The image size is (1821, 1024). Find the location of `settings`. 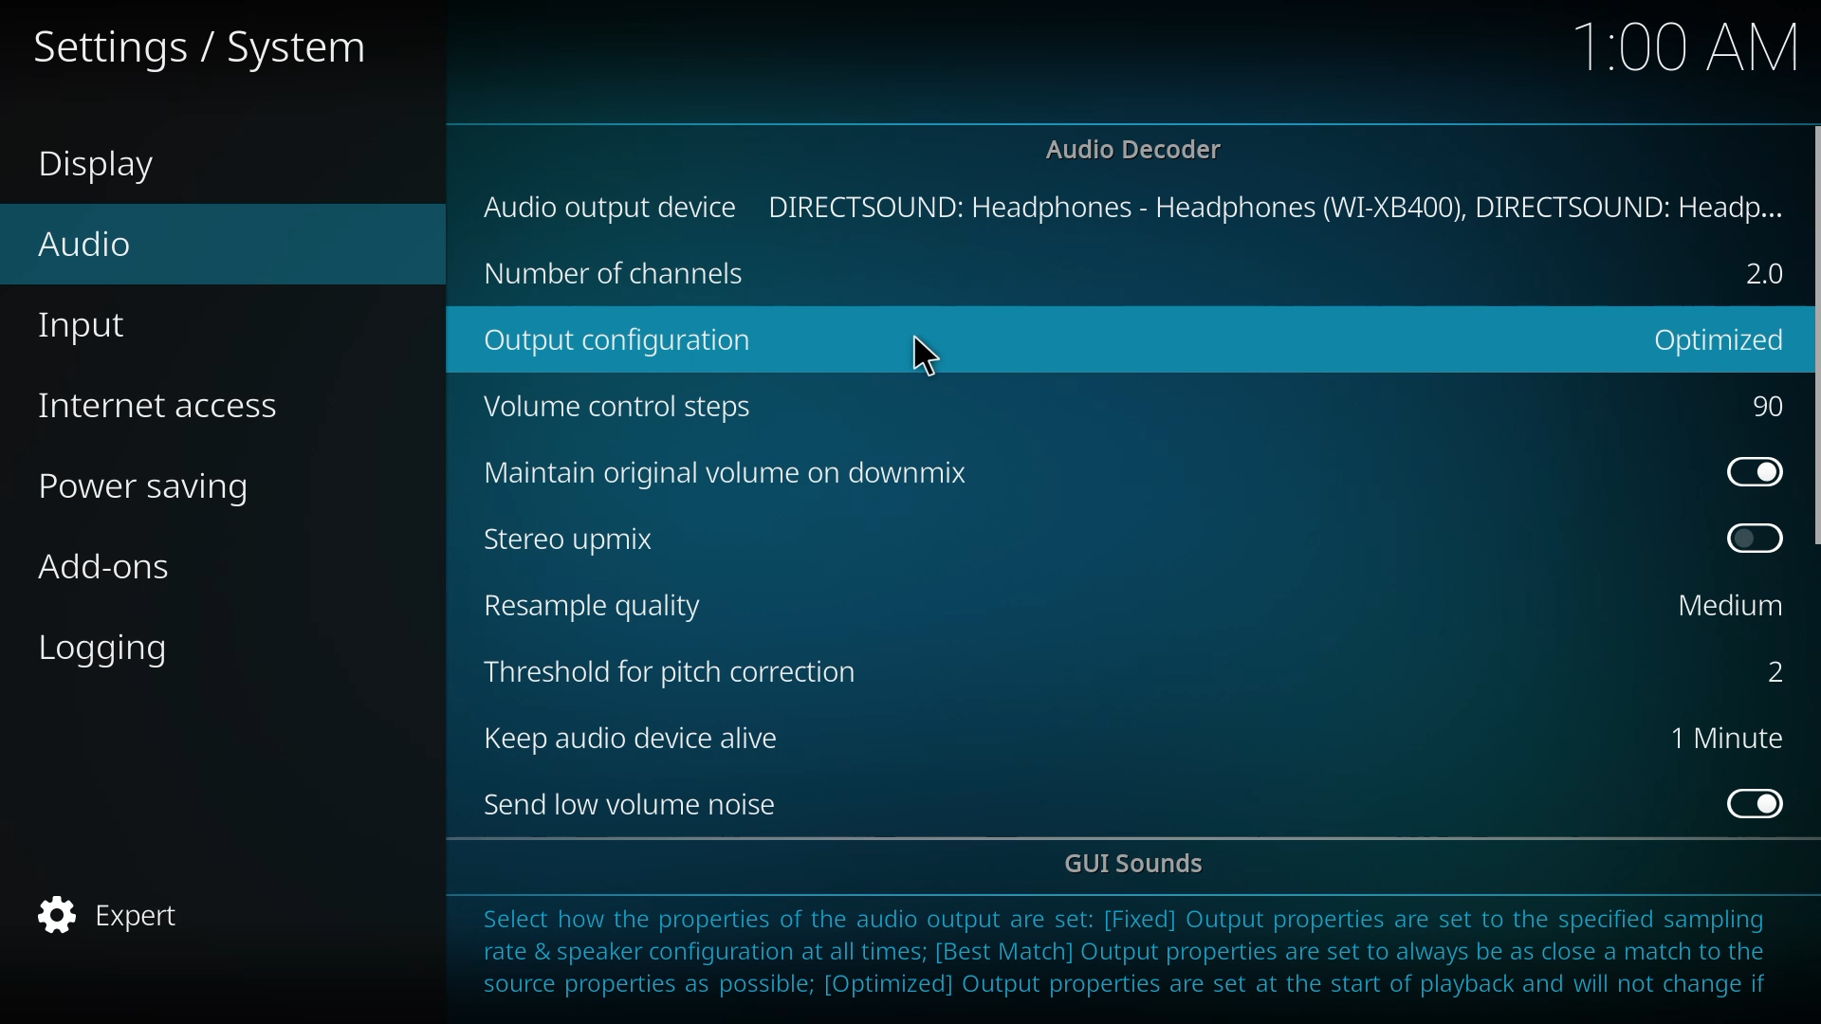

settings is located at coordinates (216, 49).